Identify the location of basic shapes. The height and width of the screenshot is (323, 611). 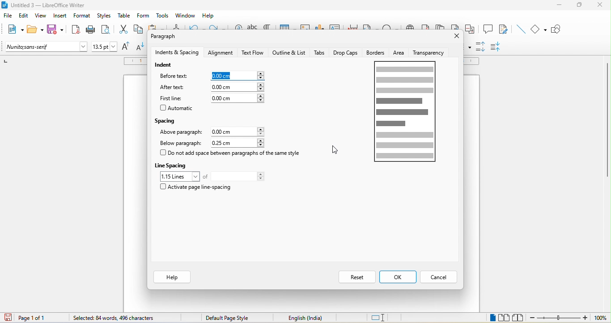
(539, 30).